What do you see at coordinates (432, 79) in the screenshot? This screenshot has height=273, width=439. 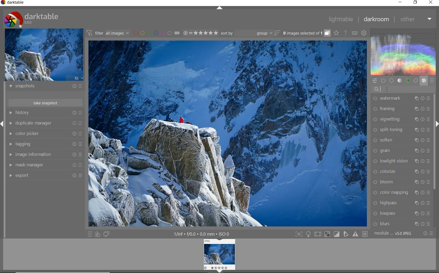 I see `presets` at bounding box center [432, 79].